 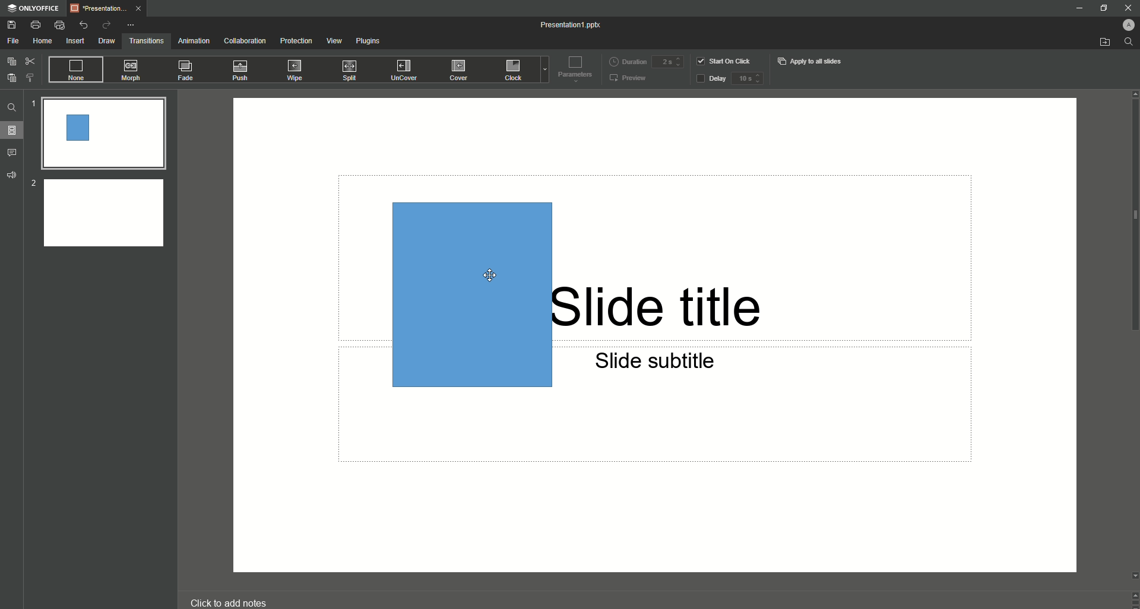 I want to click on Undo, so click(x=84, y=24).